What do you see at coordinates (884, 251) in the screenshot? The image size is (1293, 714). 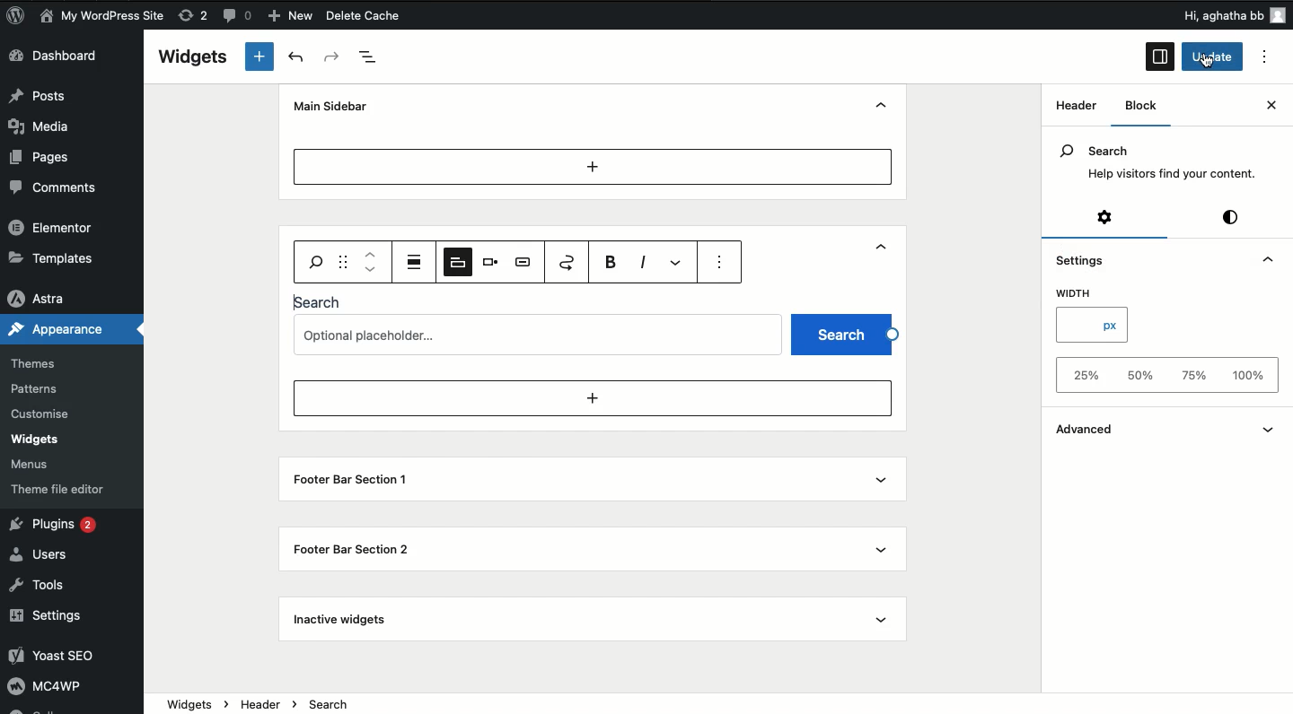 I see `Show` at bounding box center [884, 251].